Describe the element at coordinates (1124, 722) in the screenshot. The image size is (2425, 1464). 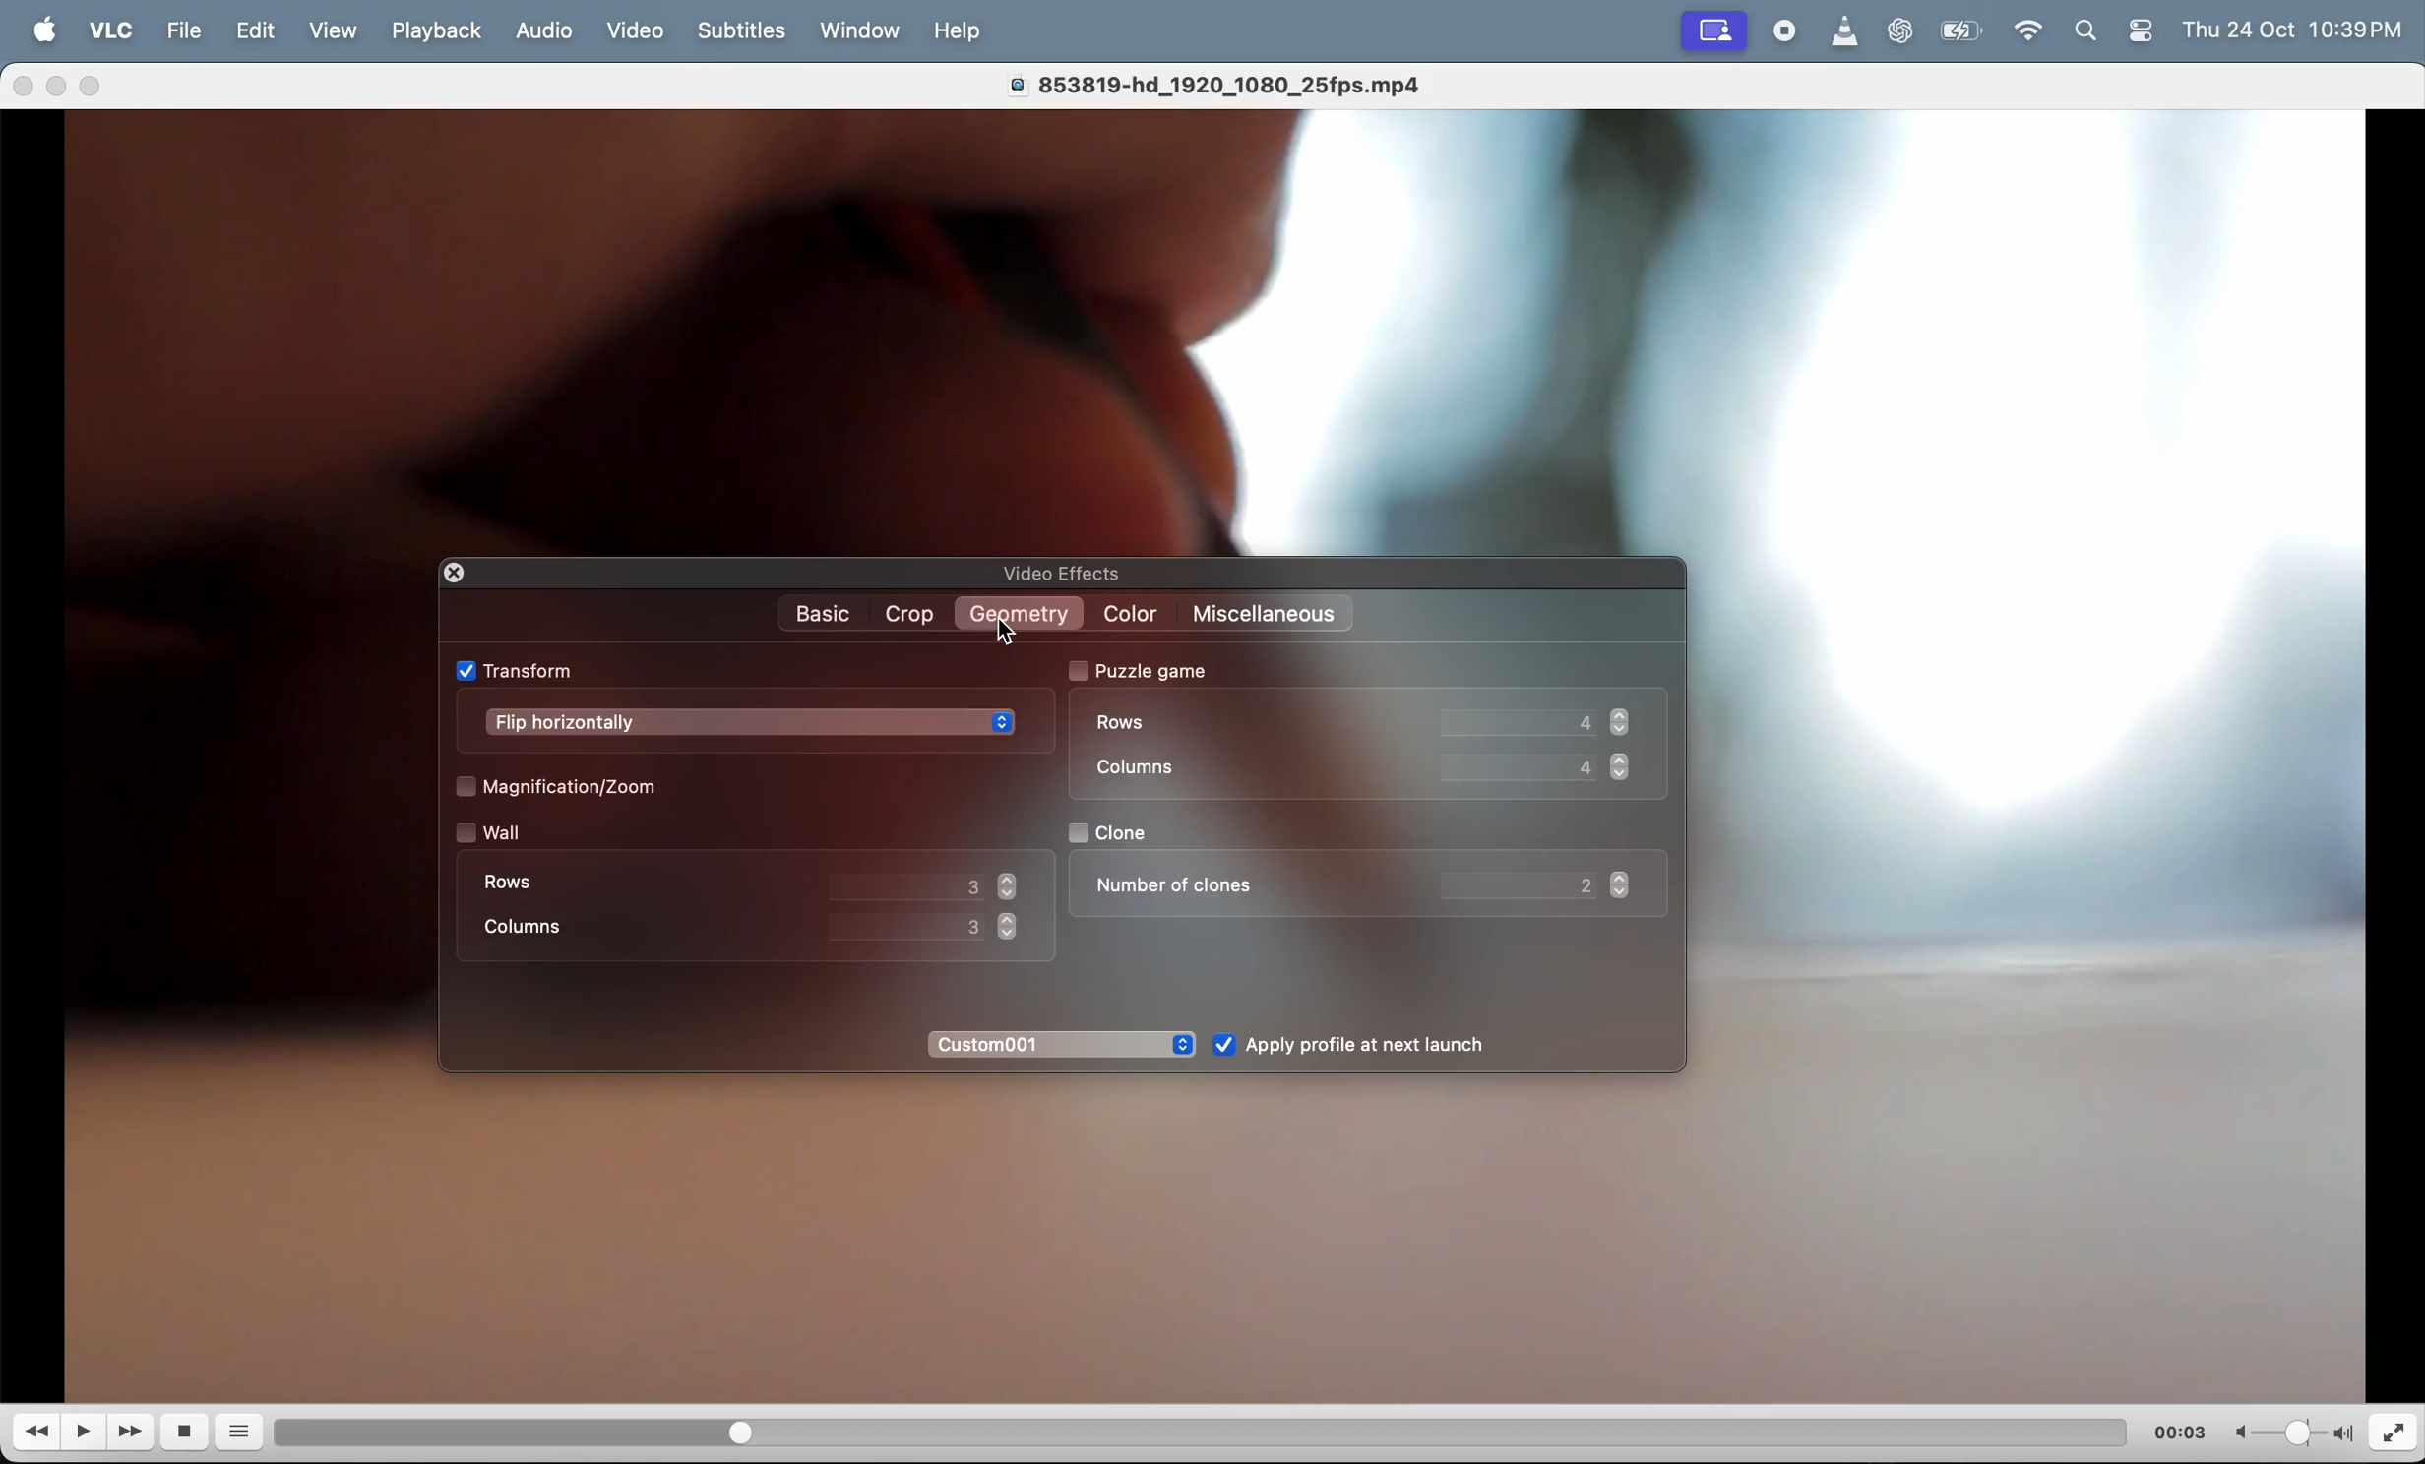
I see `rows` at that location.